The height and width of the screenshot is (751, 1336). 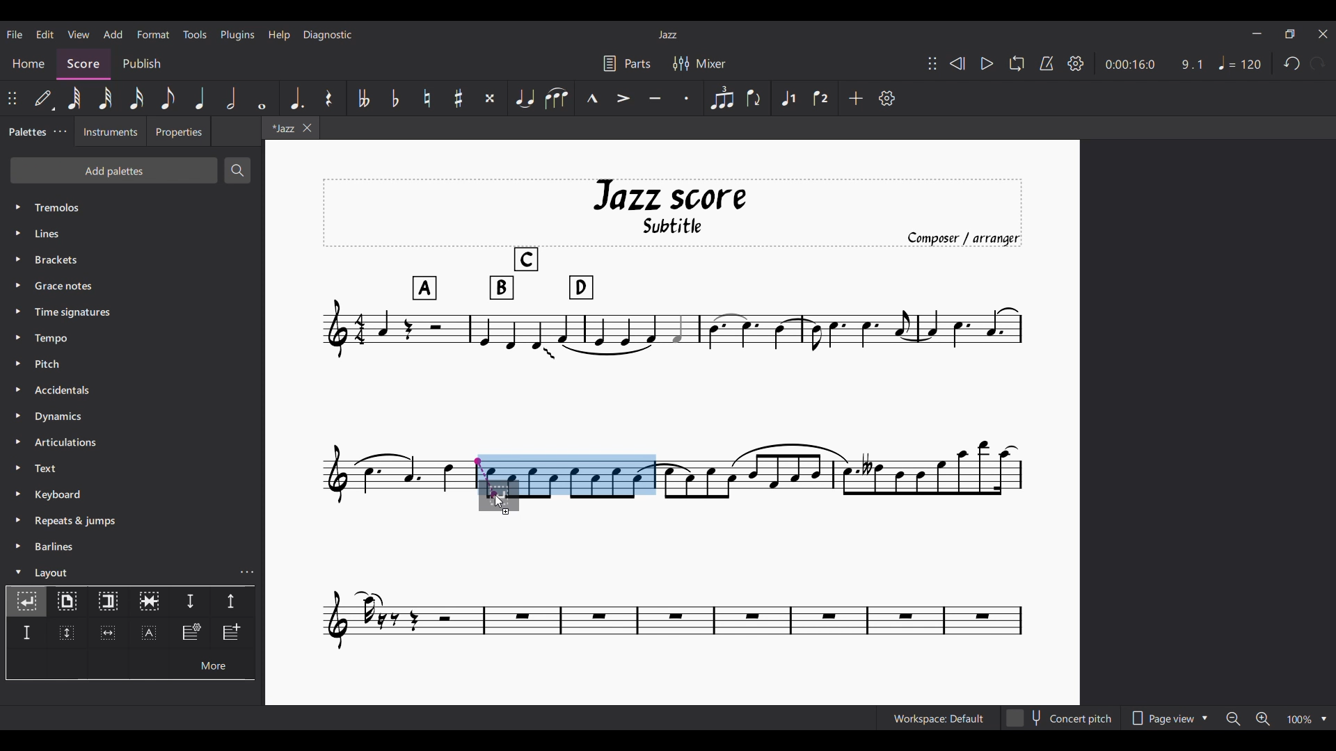 I want to click on Voice 2, so click(x=820, y=98).